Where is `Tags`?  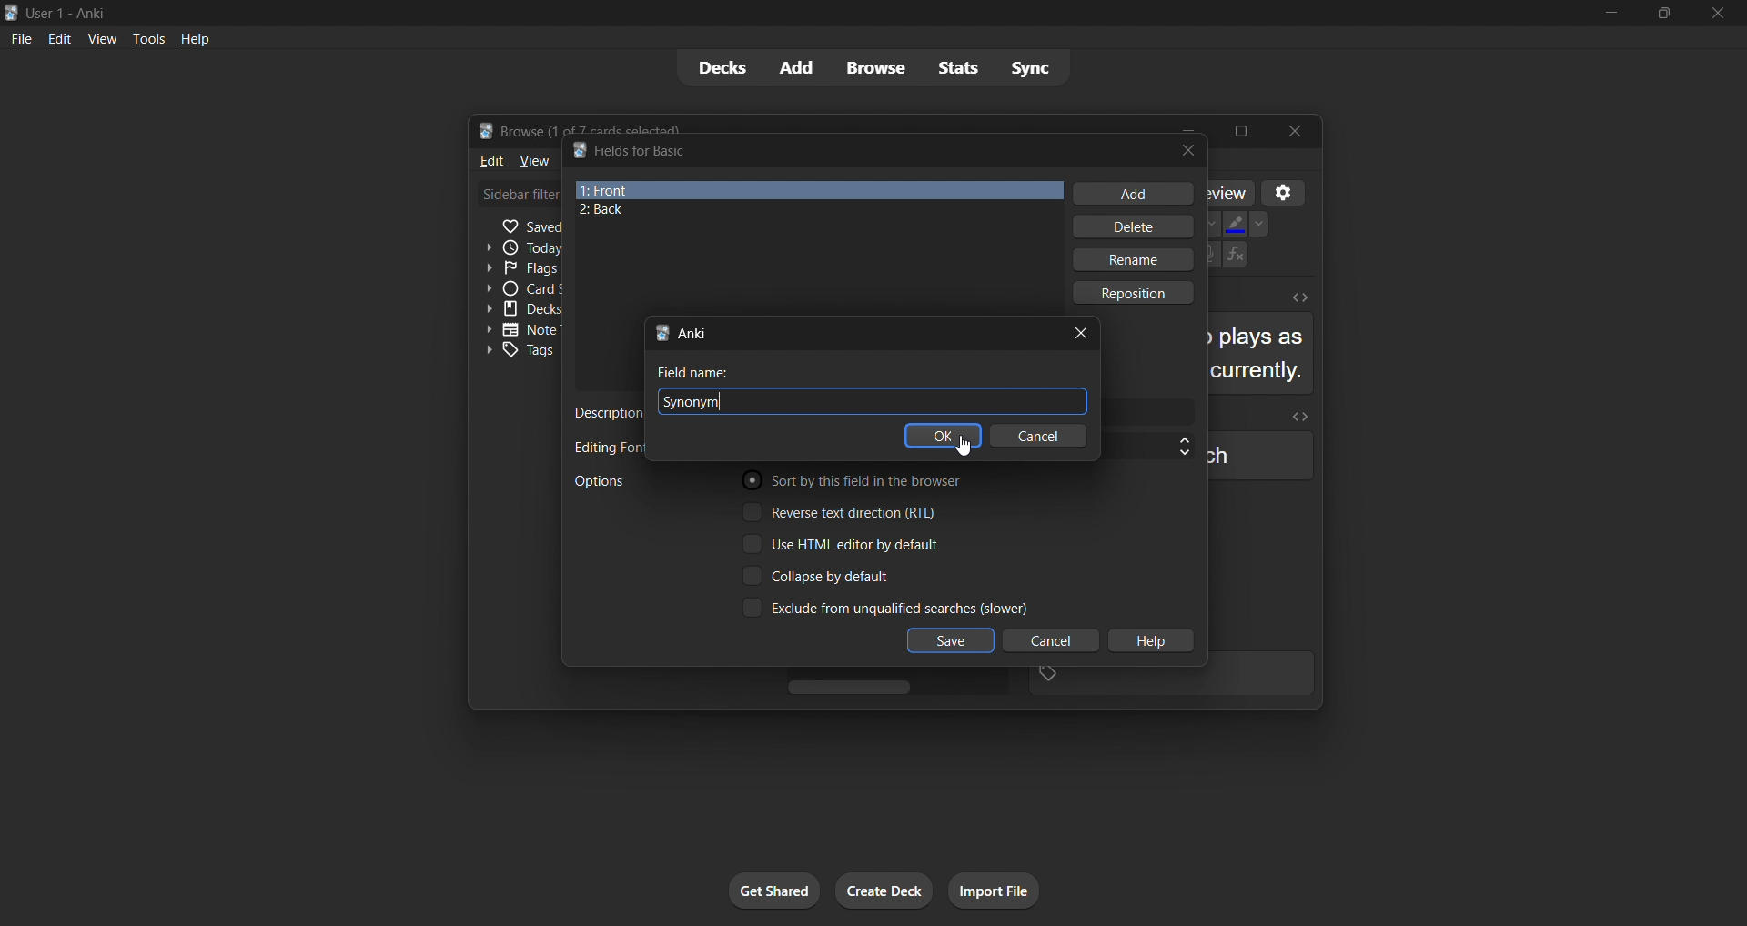
Tags is located at coordinates (519, 352).